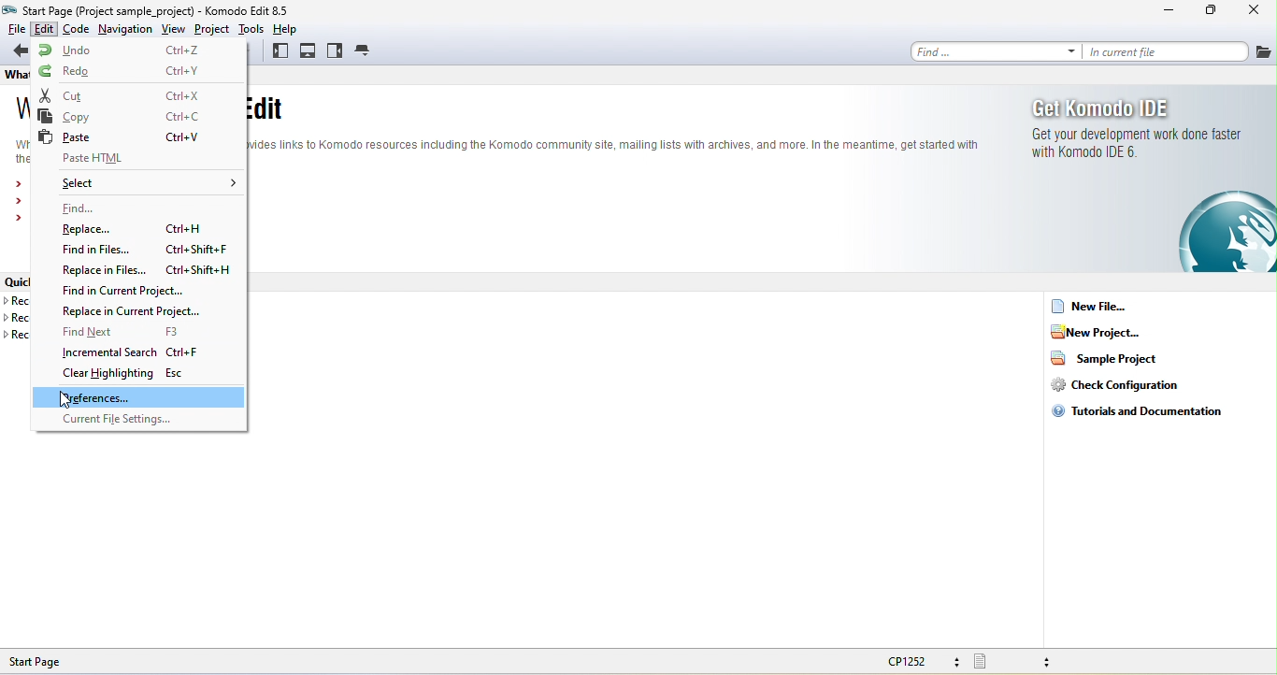 This screenshot has height=675, width=1277. Describe the element at coordinates (1113, 357) in the screenshot. I see `sample project` at that location.